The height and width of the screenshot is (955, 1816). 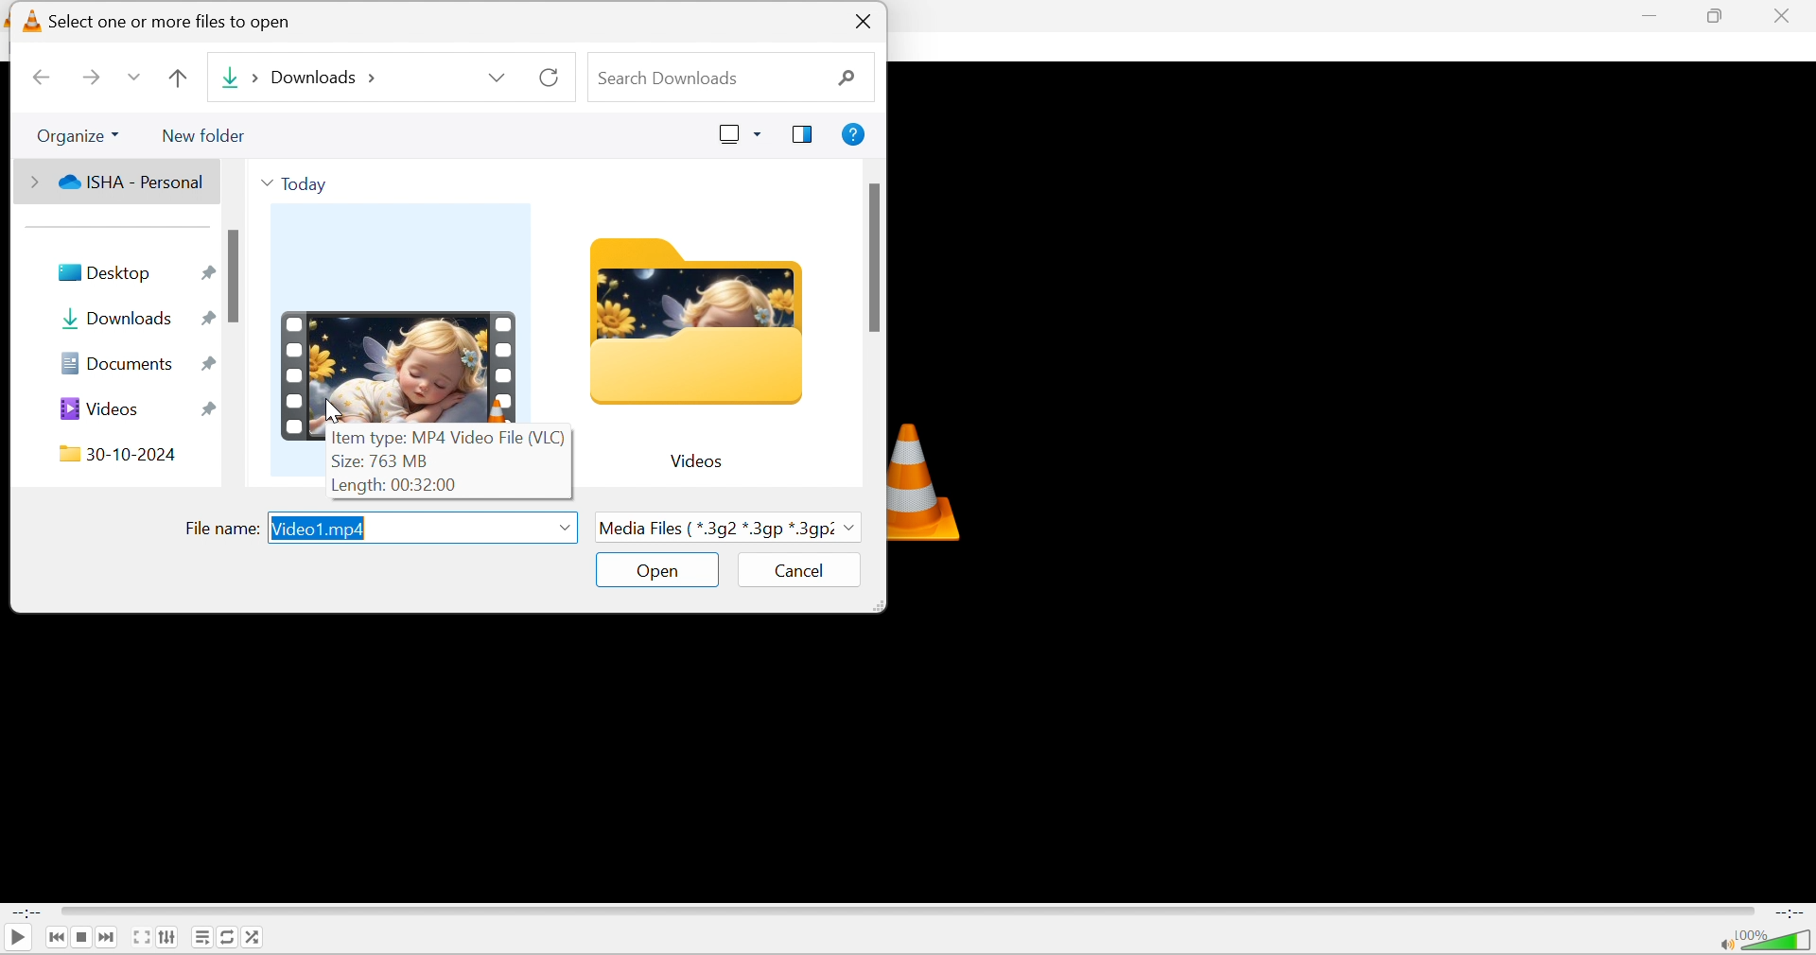 I want to click on logo, so click(x=33, y=21).